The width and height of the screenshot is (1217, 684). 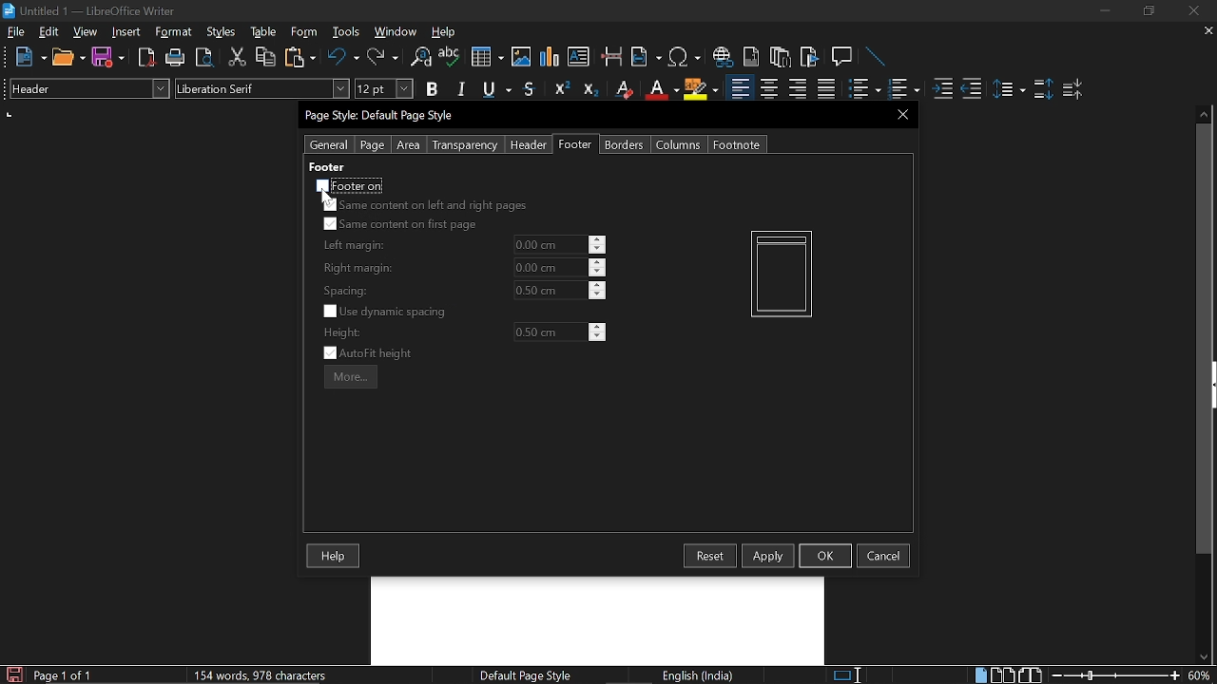 What do you see at coordinates (851, 675) in the screenshot?
I see `Standard seleciton` at bounding box center [851, 675].